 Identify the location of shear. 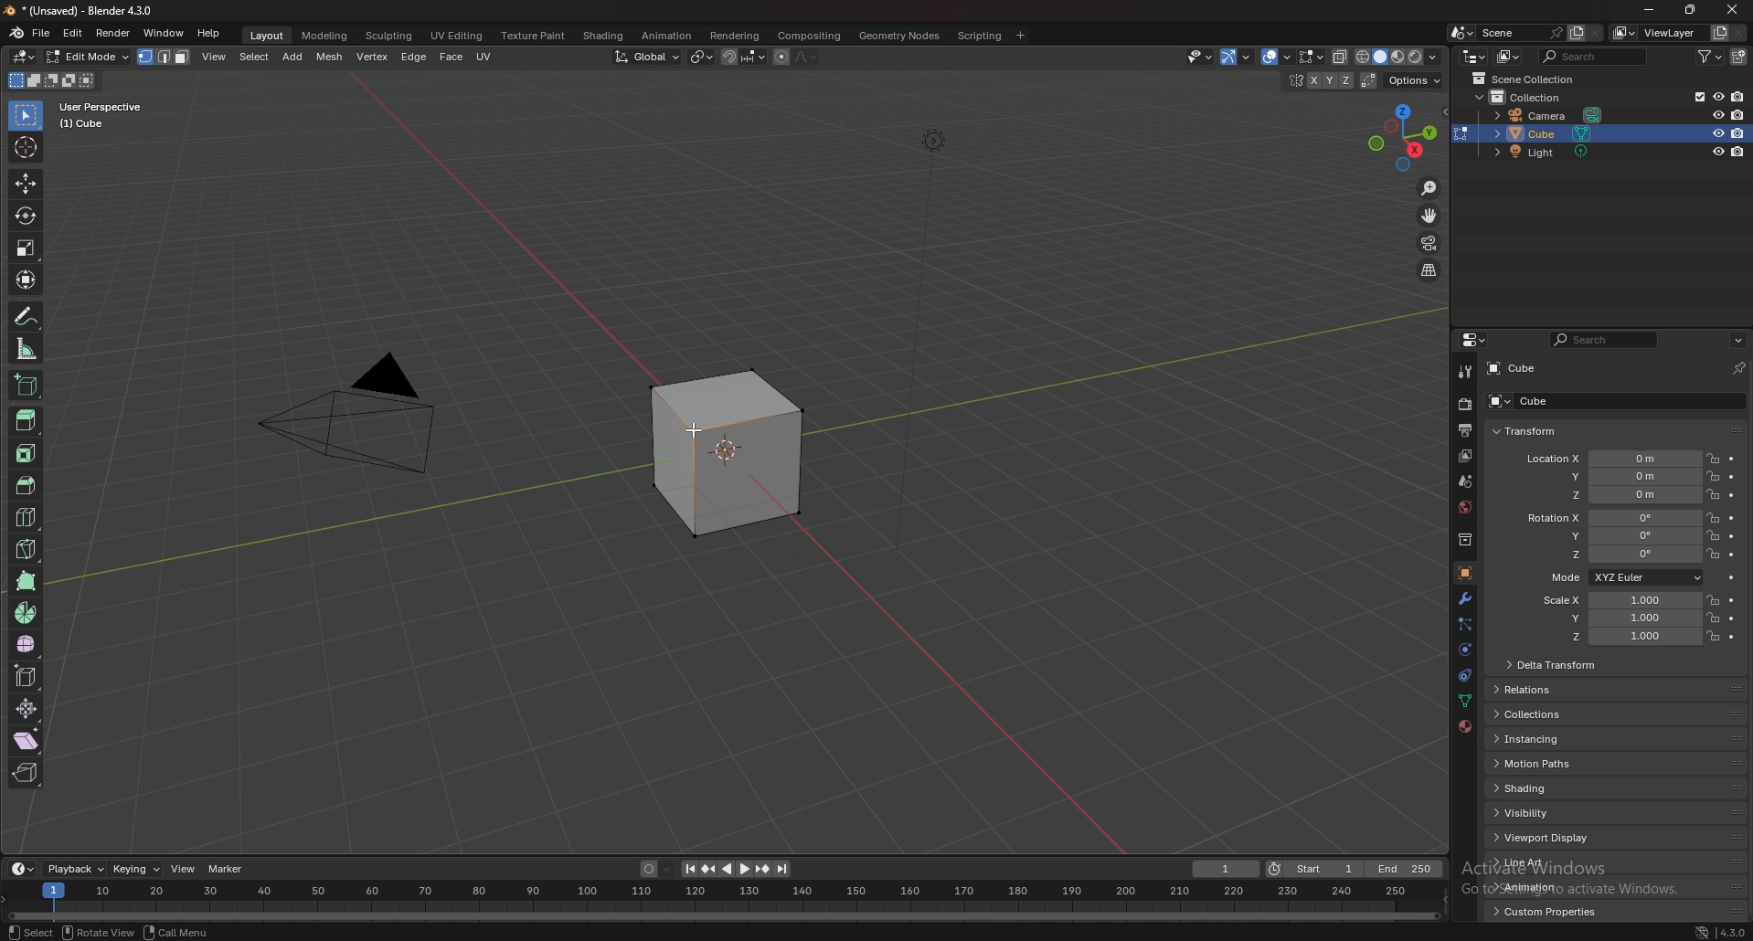
(24, 740).